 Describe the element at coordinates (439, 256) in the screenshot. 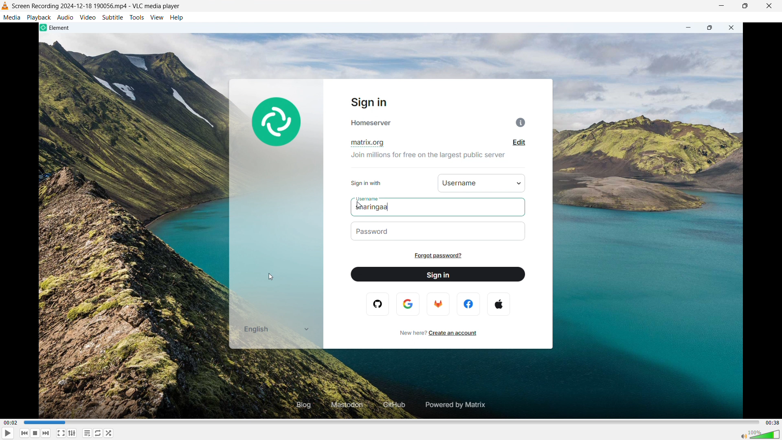

I see `forgot password?` at that location.